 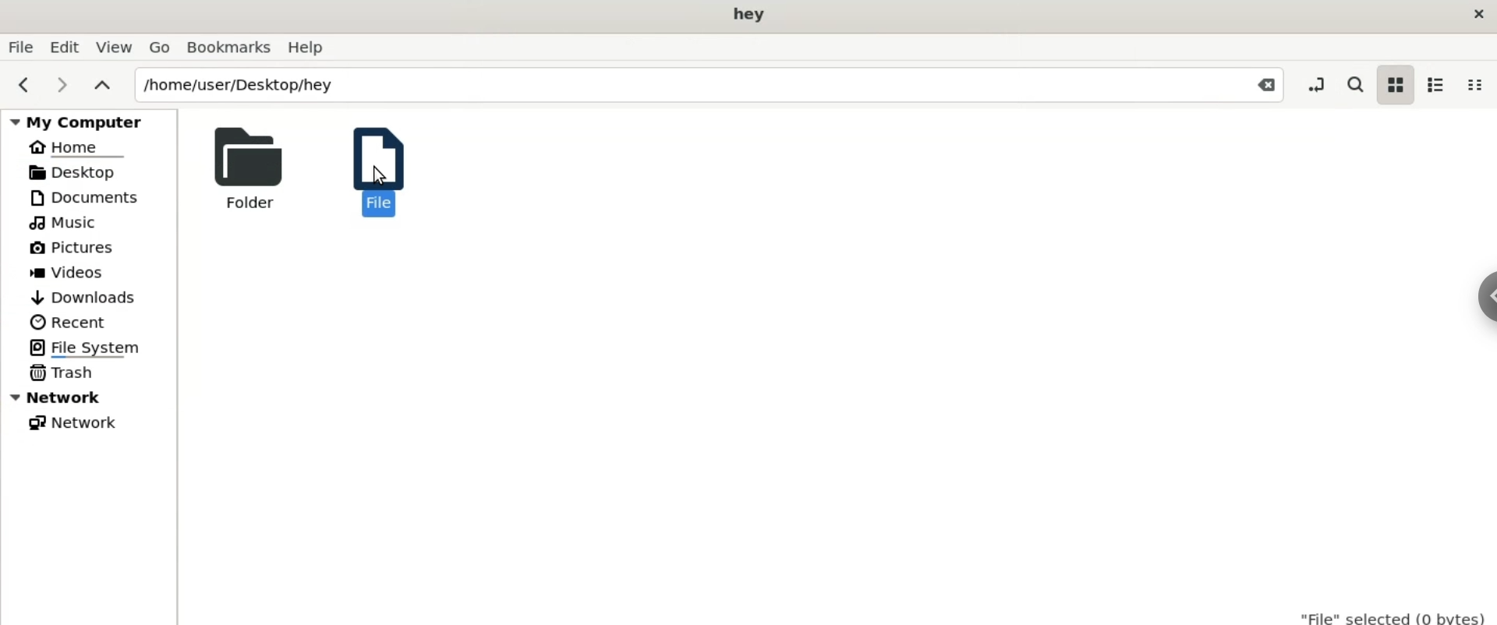 What do you see at coordinates (1433, 87) in the screenshot?
I see `list view` at bounding box center [1433, 87].